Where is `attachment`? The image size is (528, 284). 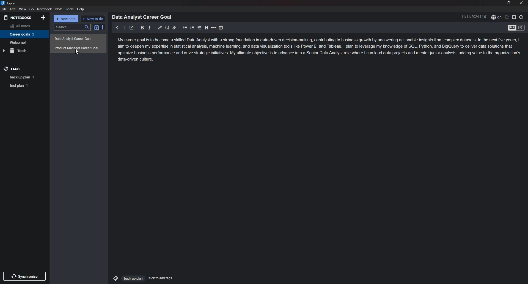 attachment is located at coordinates (174, 28).